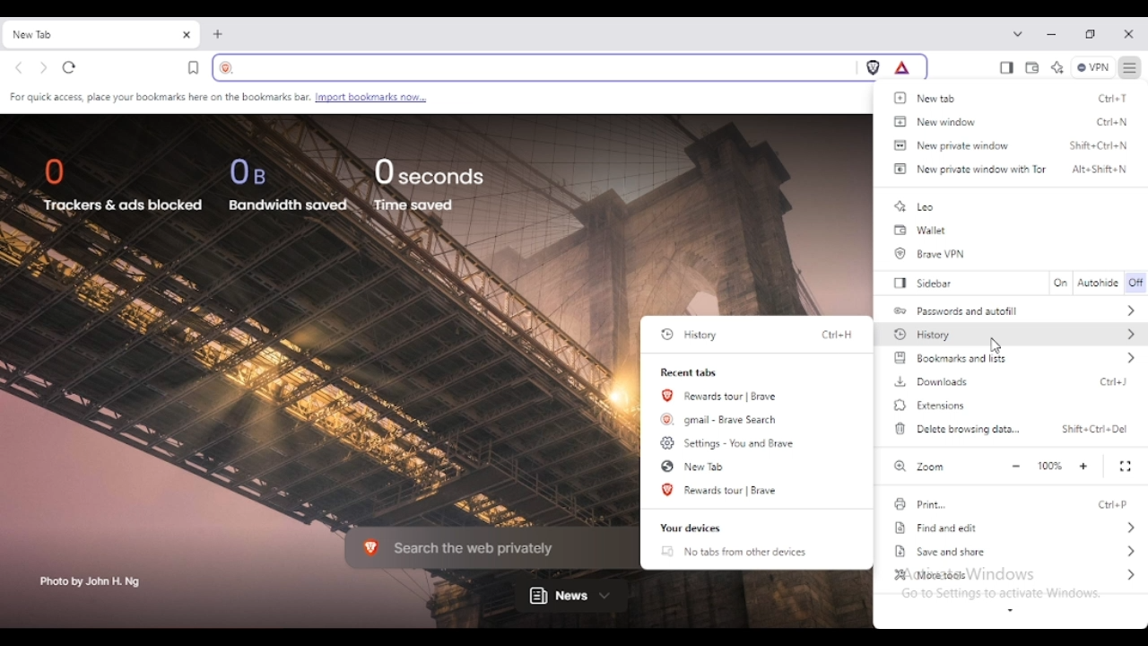 The width and height of the screenshot is (1148, 646). What do you see at coordinates (933, 254) in the screenshot?
I see `brave VPN` at bounding box center [933, 254].